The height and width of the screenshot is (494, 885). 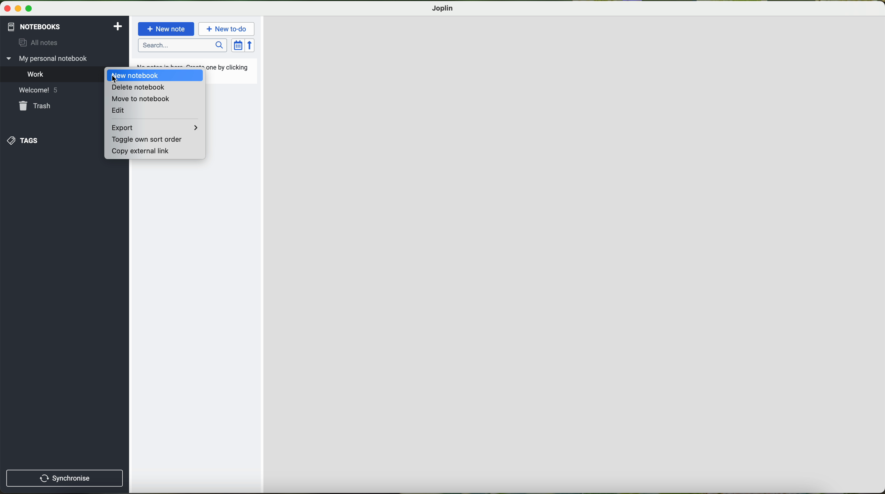 I want to click on joplin, so click(x=443, y=8).